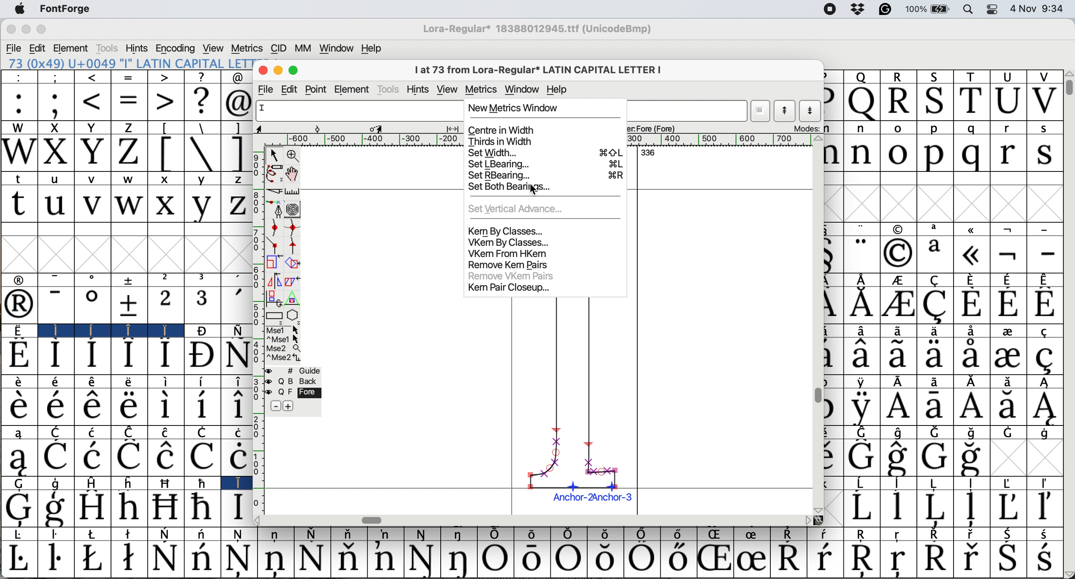 The height and width of the screenshot is (579, 1075). Describe the element at coordinates (11, 30) in the screenshot. I see `close` at that location.